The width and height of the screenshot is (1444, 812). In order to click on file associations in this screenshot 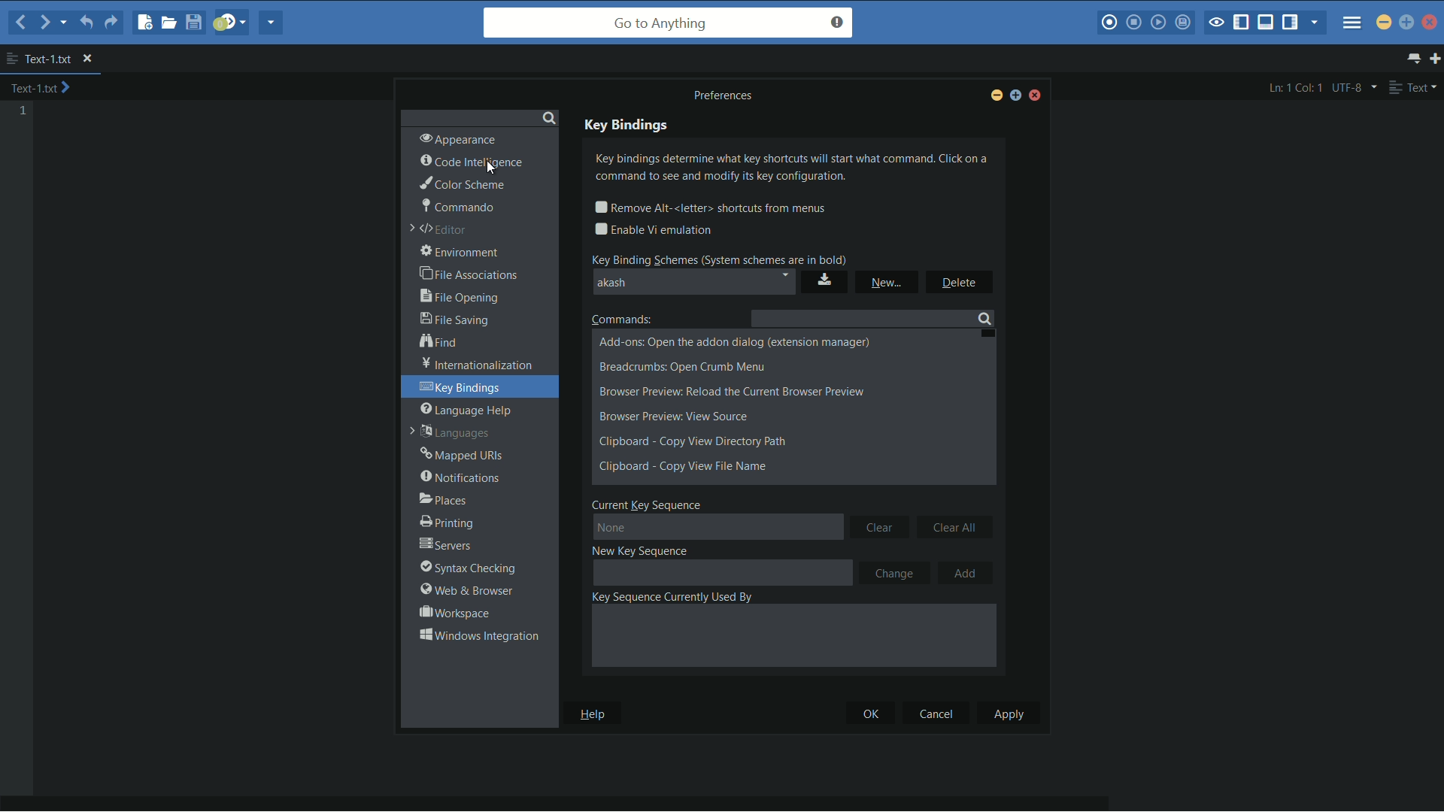, I will do `click(470, 275)`.